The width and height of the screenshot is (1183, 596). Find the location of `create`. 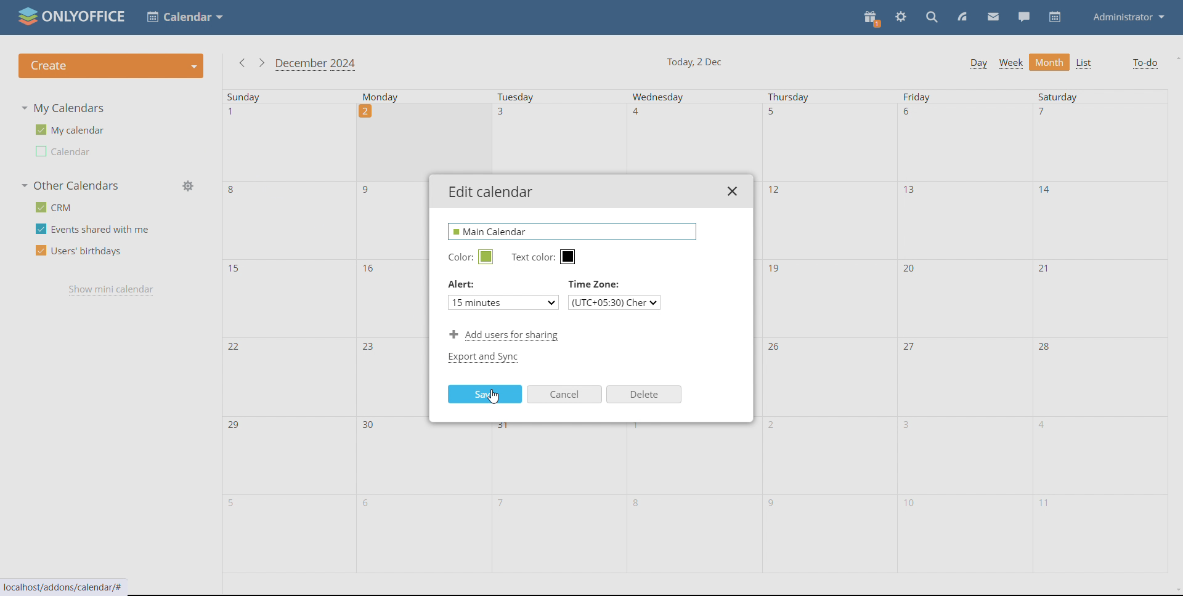

create is located at coordinates (111, 66).